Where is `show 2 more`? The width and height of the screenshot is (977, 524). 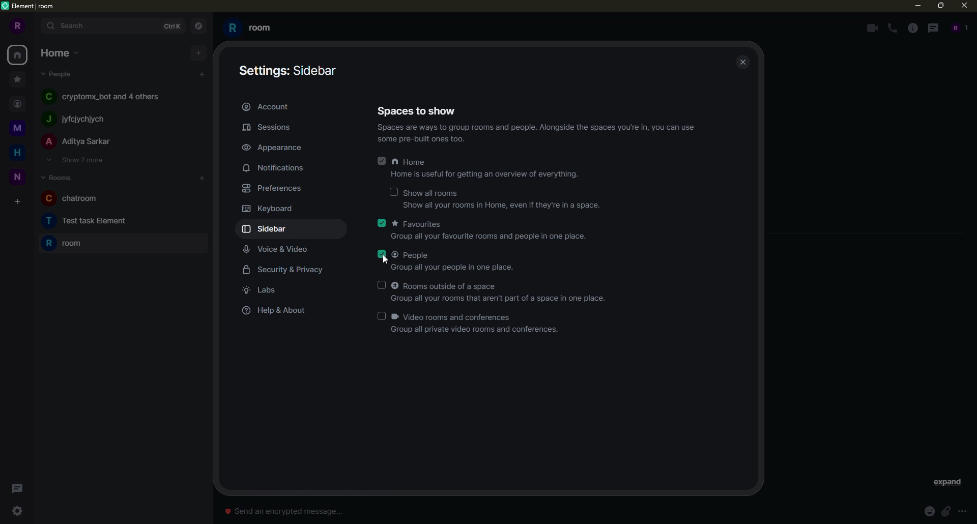 show 2 more is located at coordinates (78, 161).